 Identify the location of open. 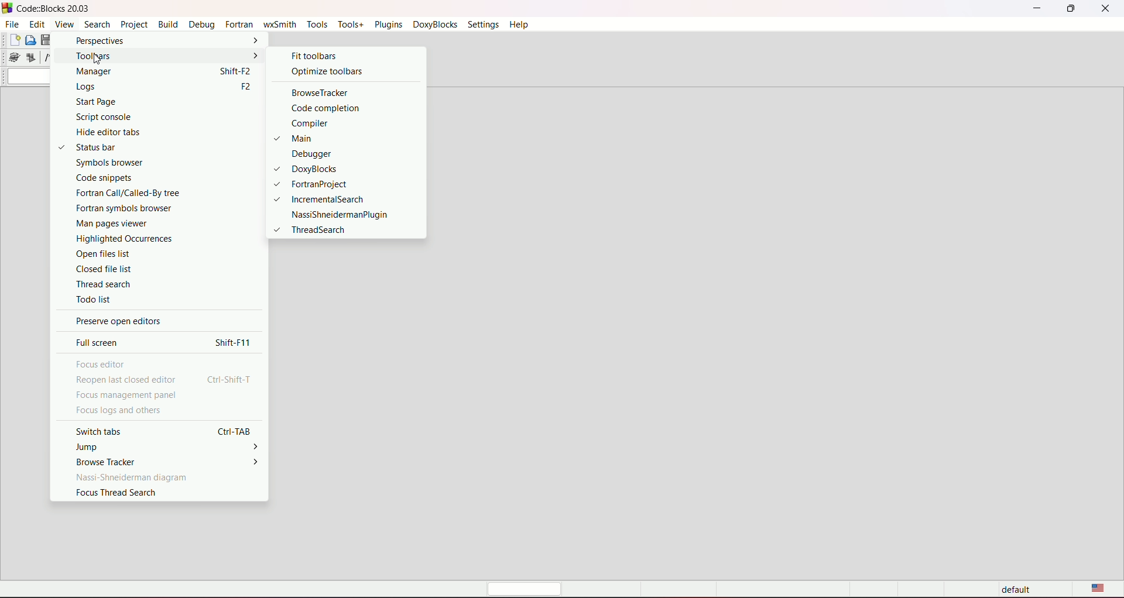
(30, 40).